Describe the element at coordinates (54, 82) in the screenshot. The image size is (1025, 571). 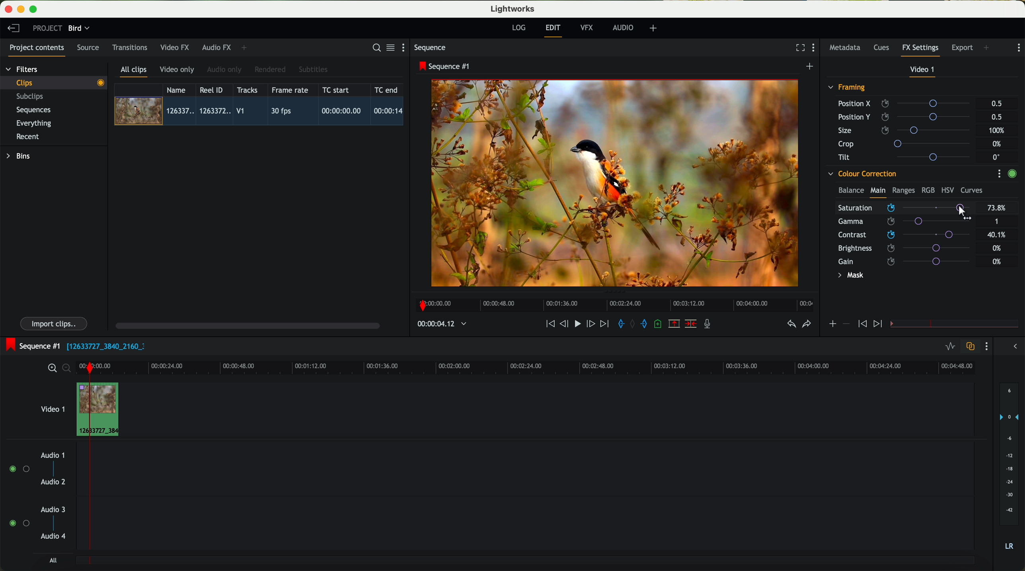
I see `clips` at that location.